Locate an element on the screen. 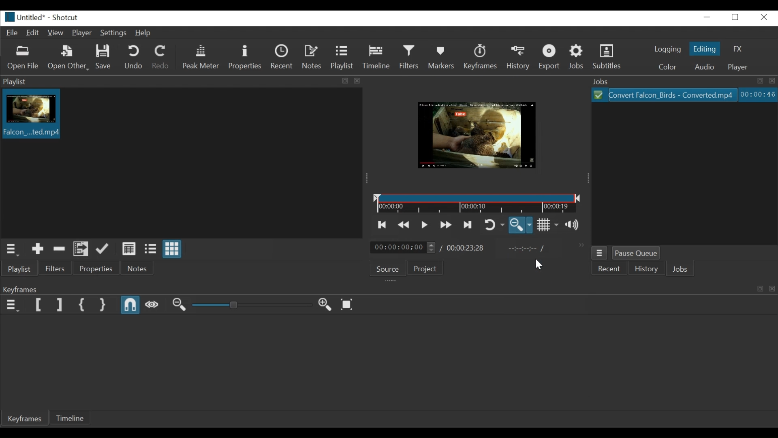 The height and width of the screenshot is (438, 778). Play quickly forward is located at coordinates (445, 224).